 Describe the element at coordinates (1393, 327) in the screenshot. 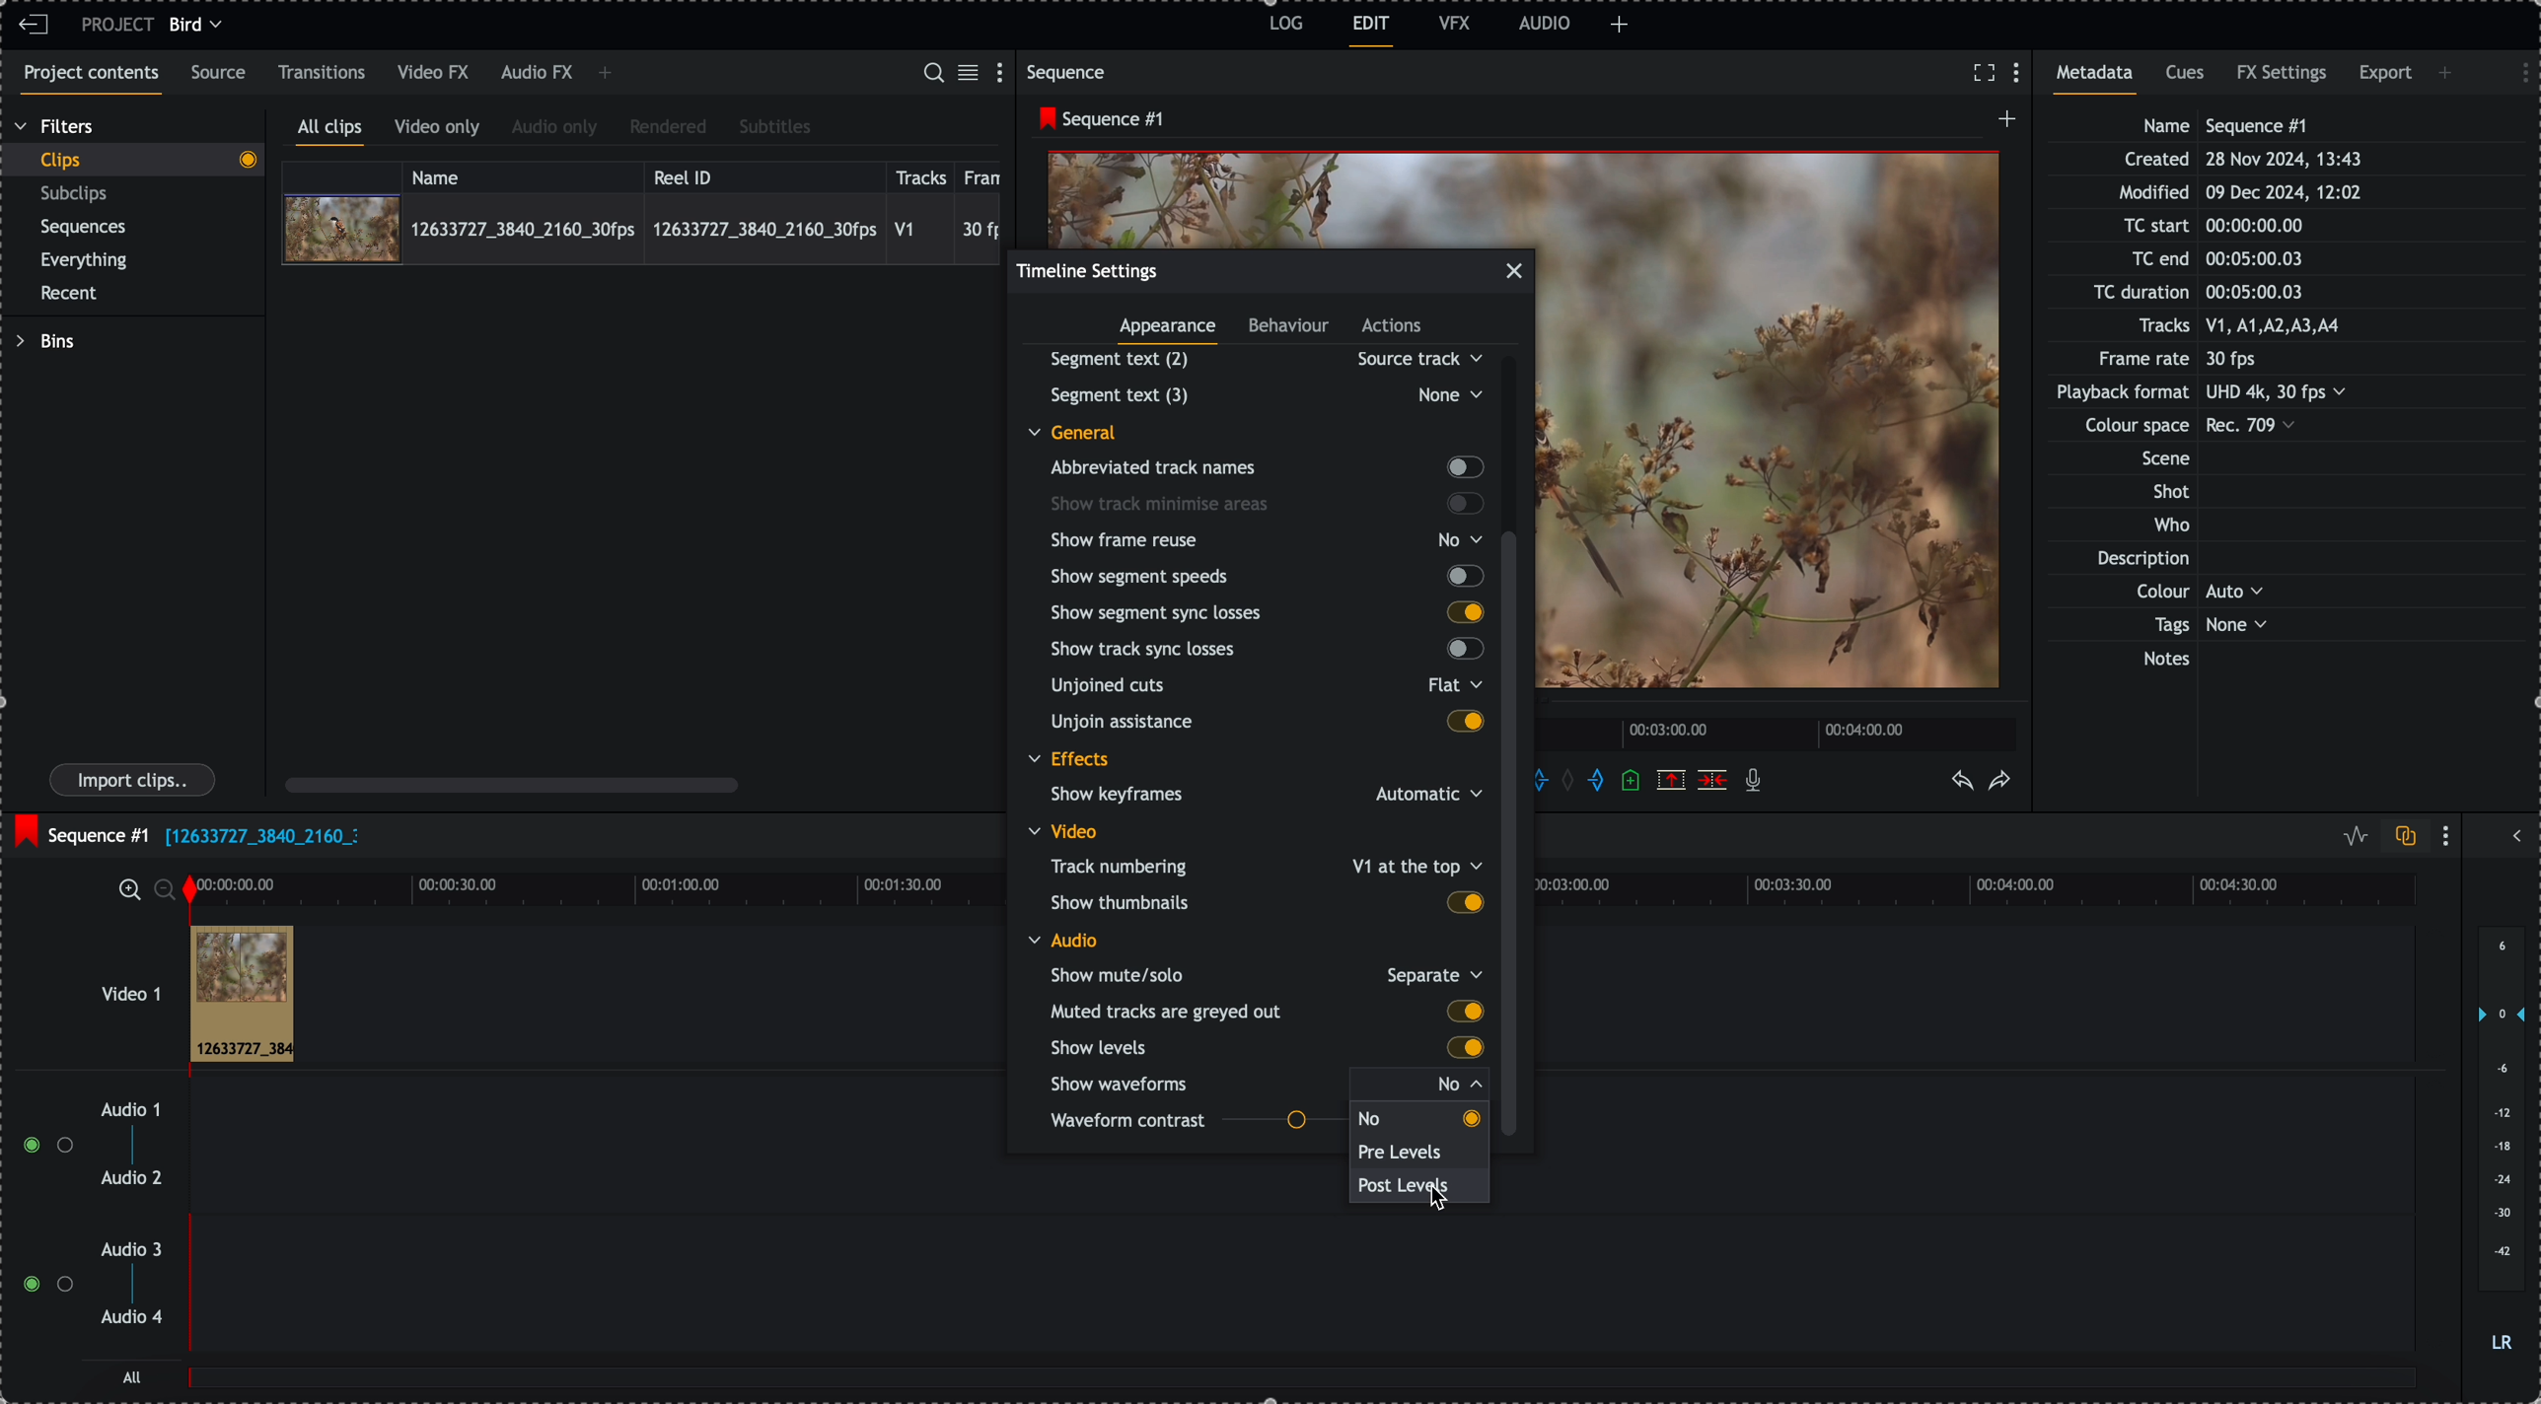

I see `actions` at that location.